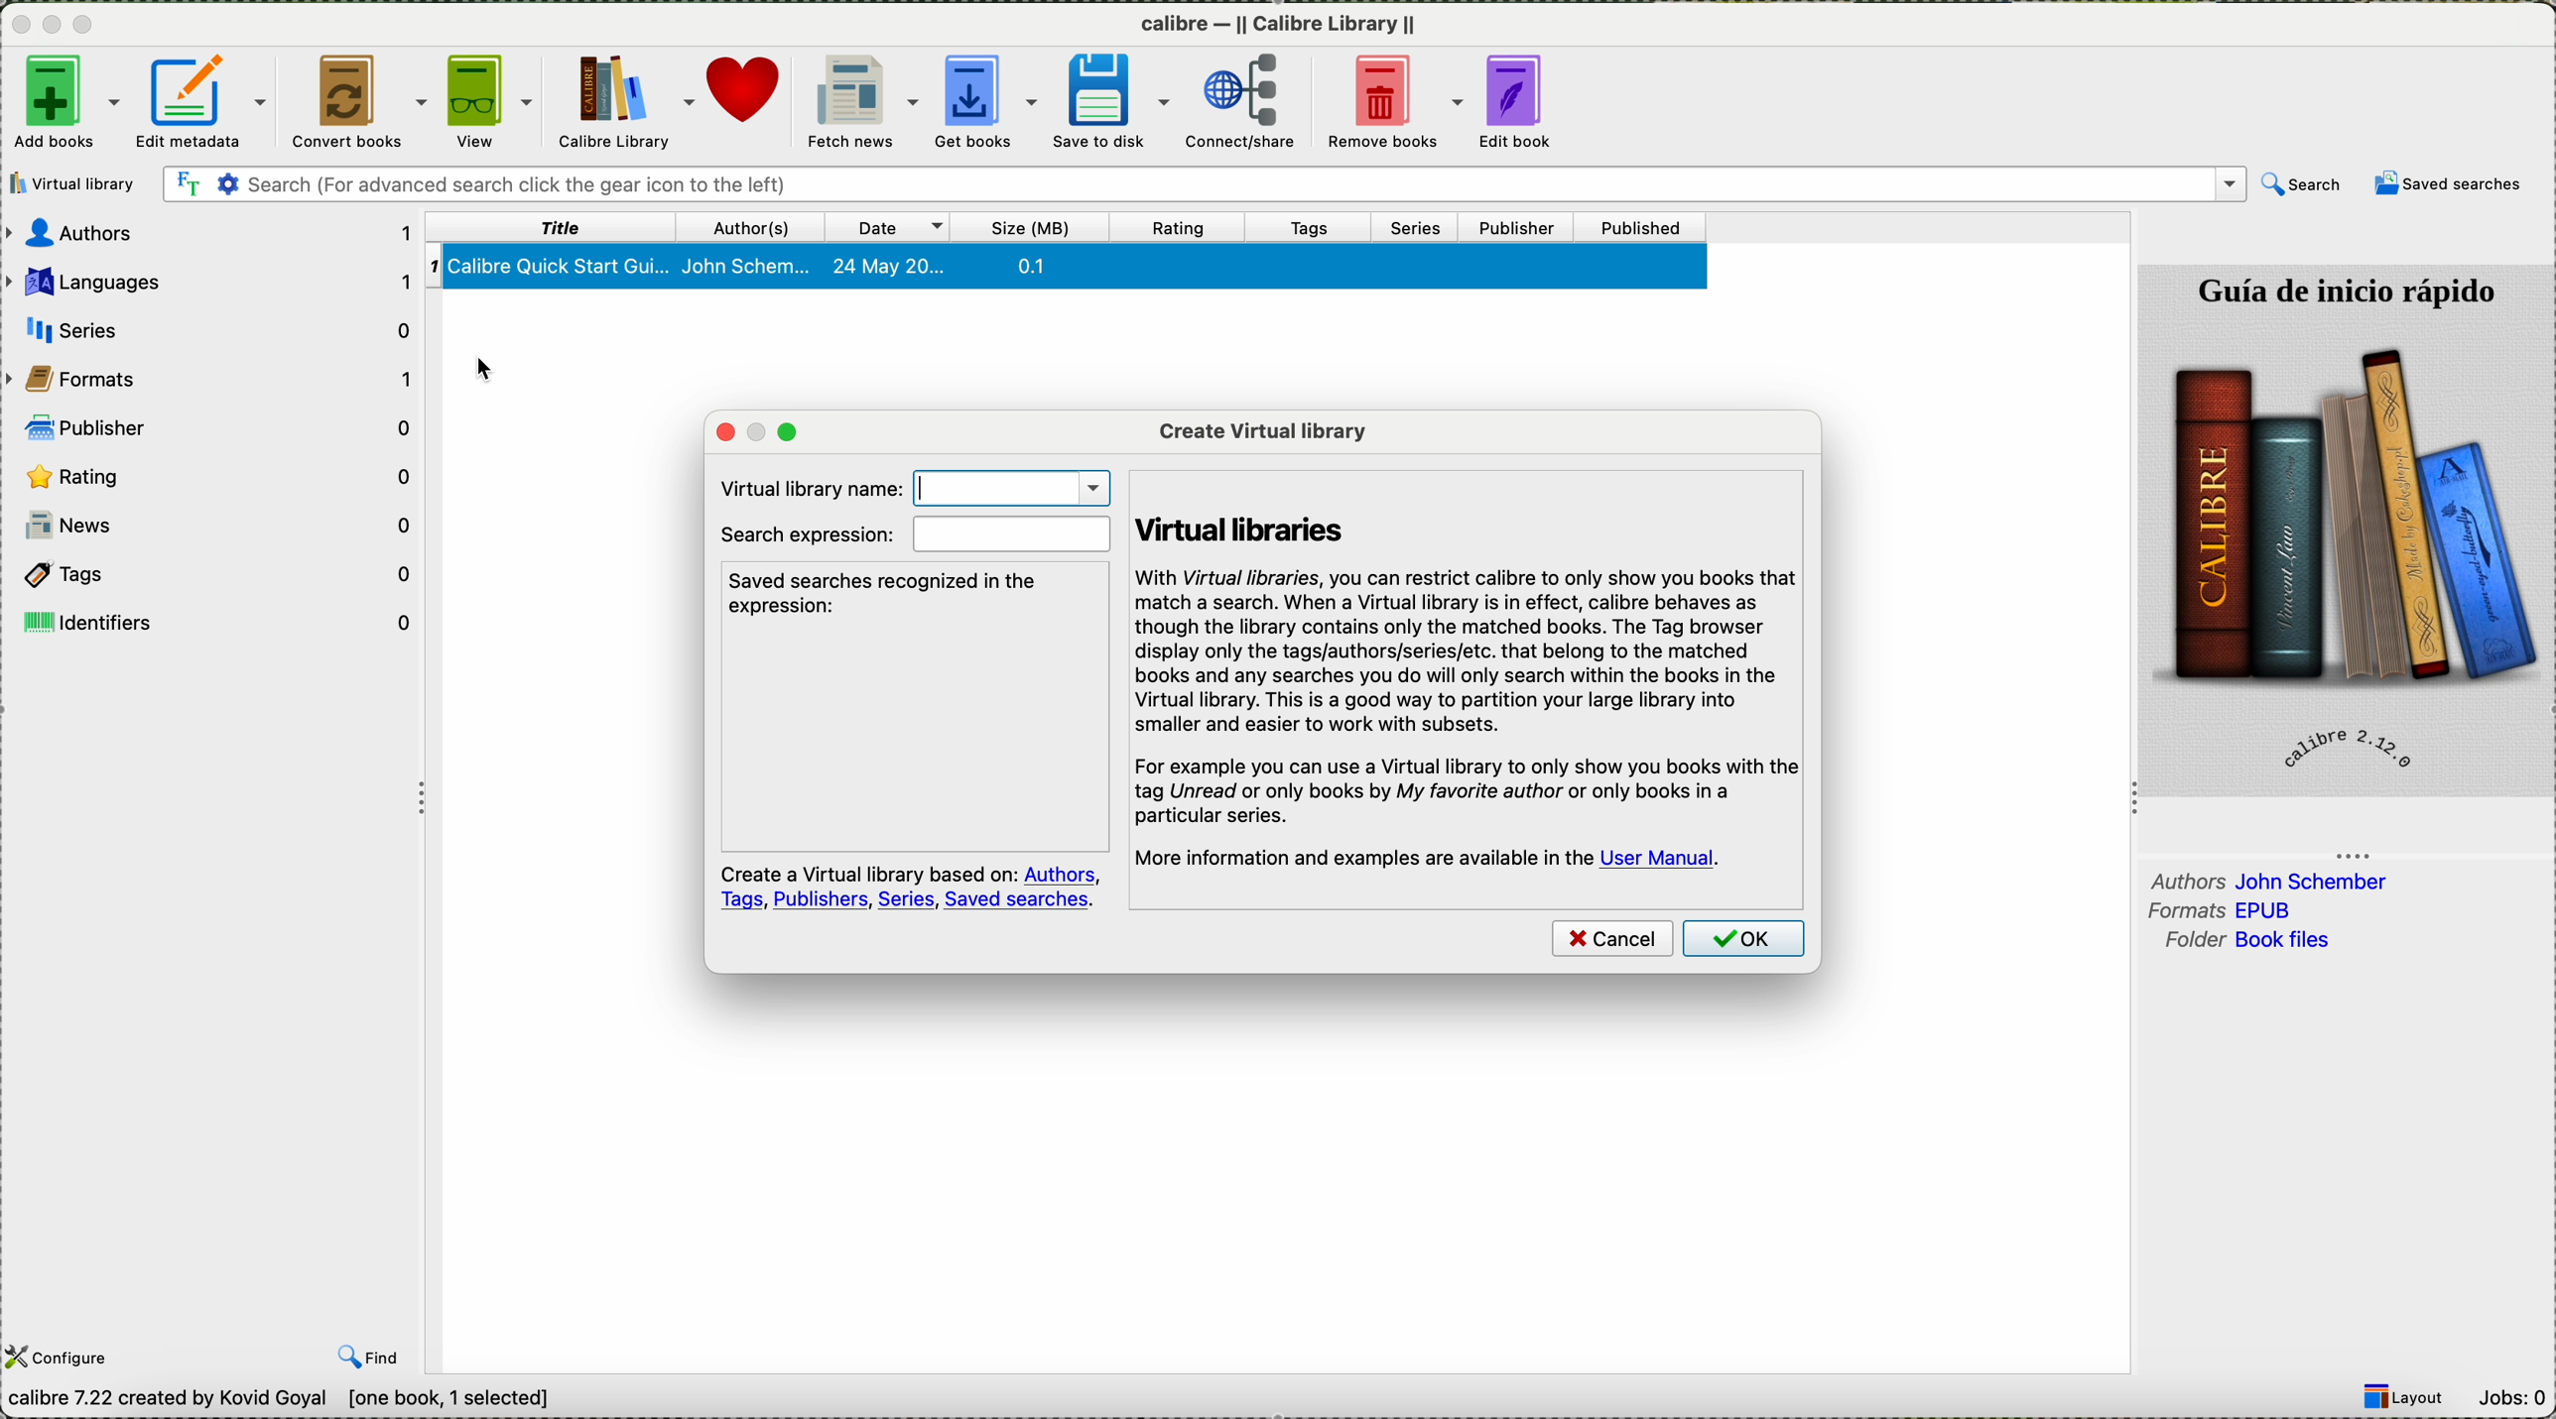 Image resolution: width=2556 pixels, height=1419 pixels. I want to click on identifiers, so click(220, 620).